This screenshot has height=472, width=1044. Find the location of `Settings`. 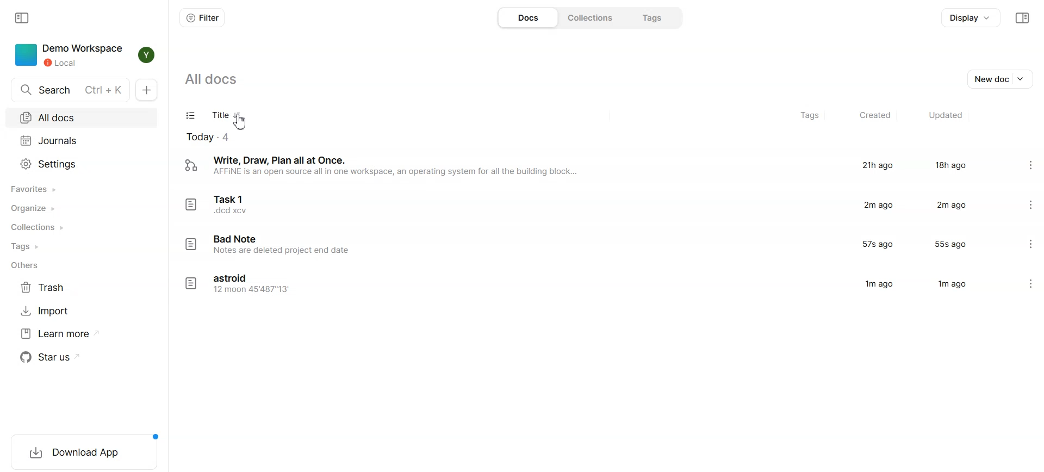

Settings is located at coordinates (1031, 164).